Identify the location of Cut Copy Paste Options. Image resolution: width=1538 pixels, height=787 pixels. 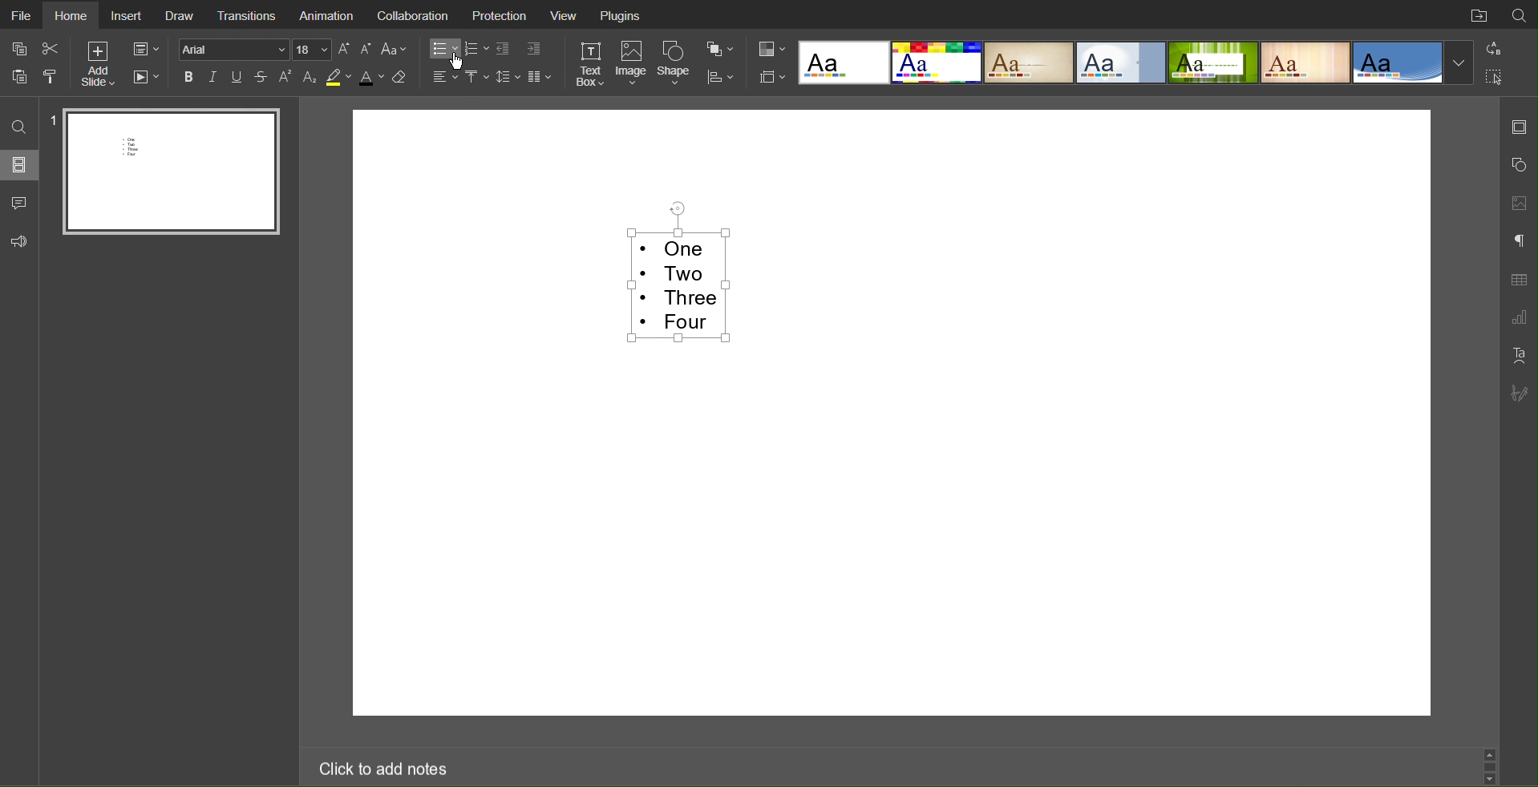
(37, 63).